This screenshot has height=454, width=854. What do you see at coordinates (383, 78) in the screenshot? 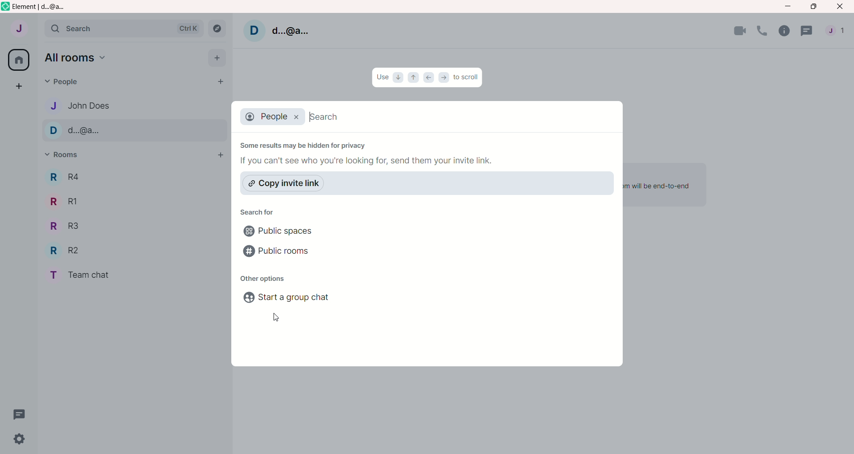
I see `Use` at bounding box center [383, 78].